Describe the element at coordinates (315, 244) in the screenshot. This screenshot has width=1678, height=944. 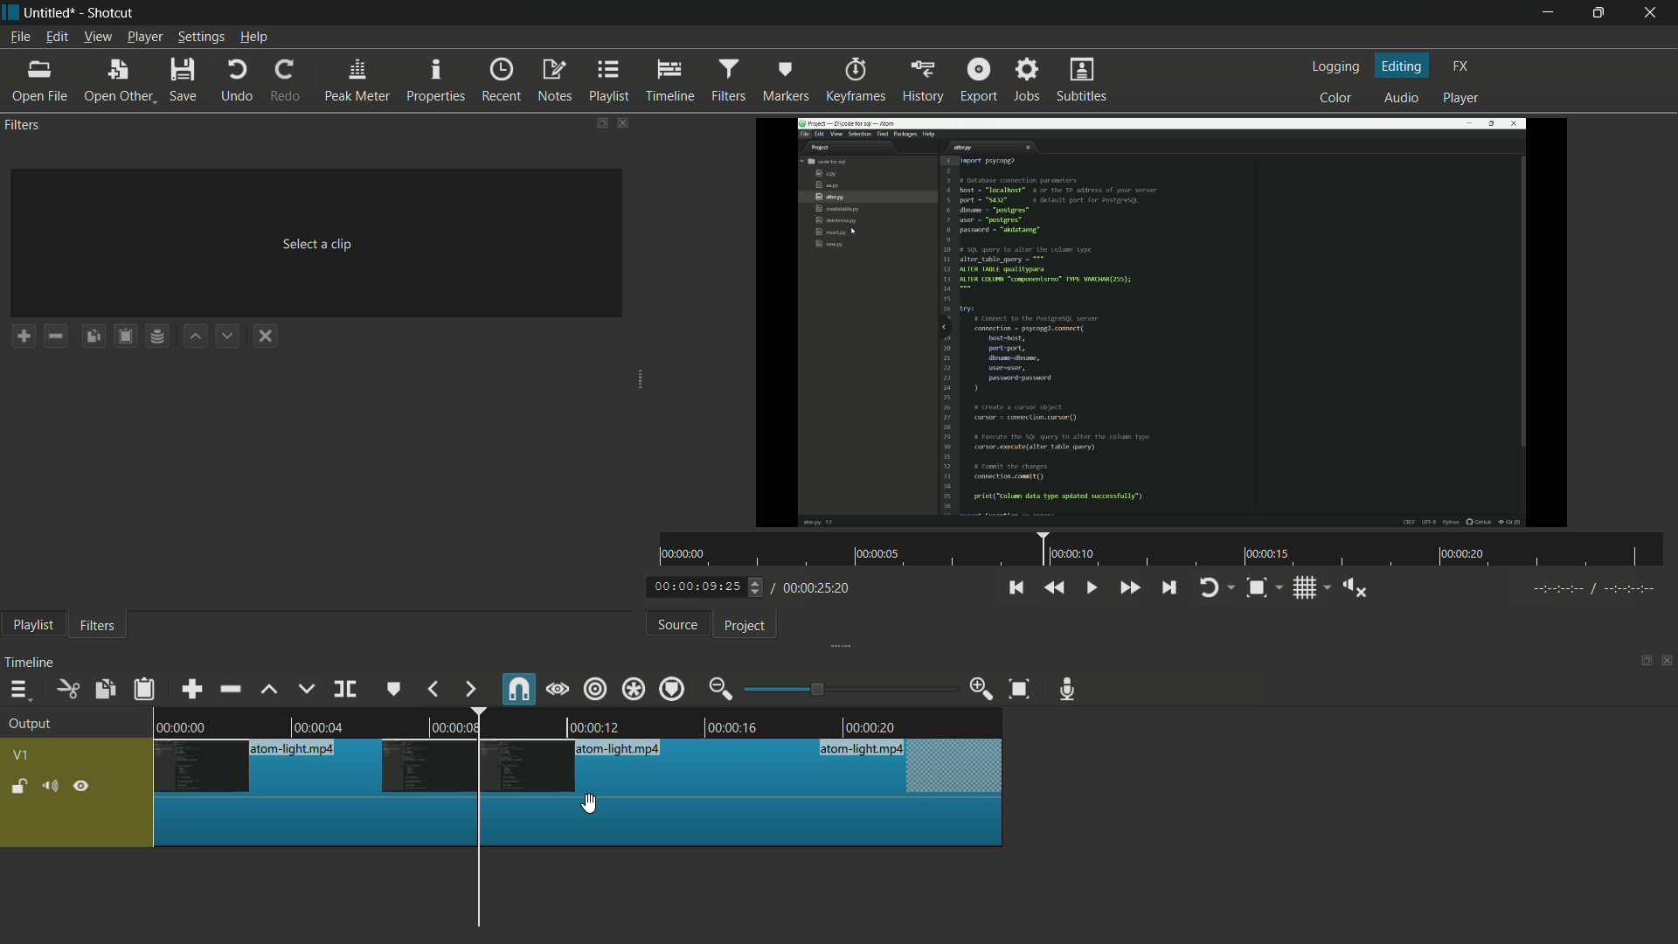
I see `` at that location.